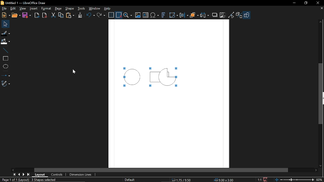  Describe the element at coordinates (179, 69) in the screenshot. I see `Tiny square marked around the selected objects` at that location.